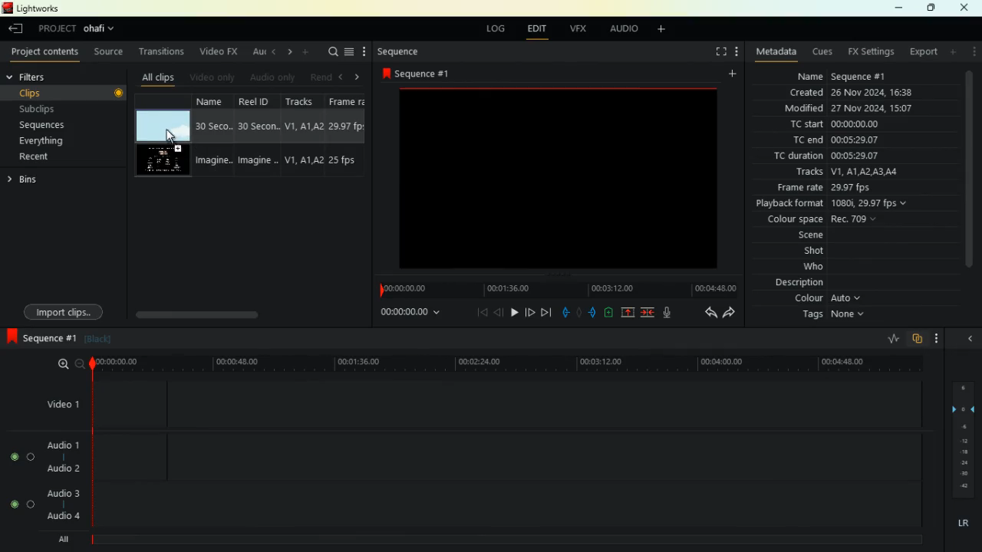 The width and height of the screenshot is (982, 552). I want to click on 00:05:29.07, so click(855, 140).